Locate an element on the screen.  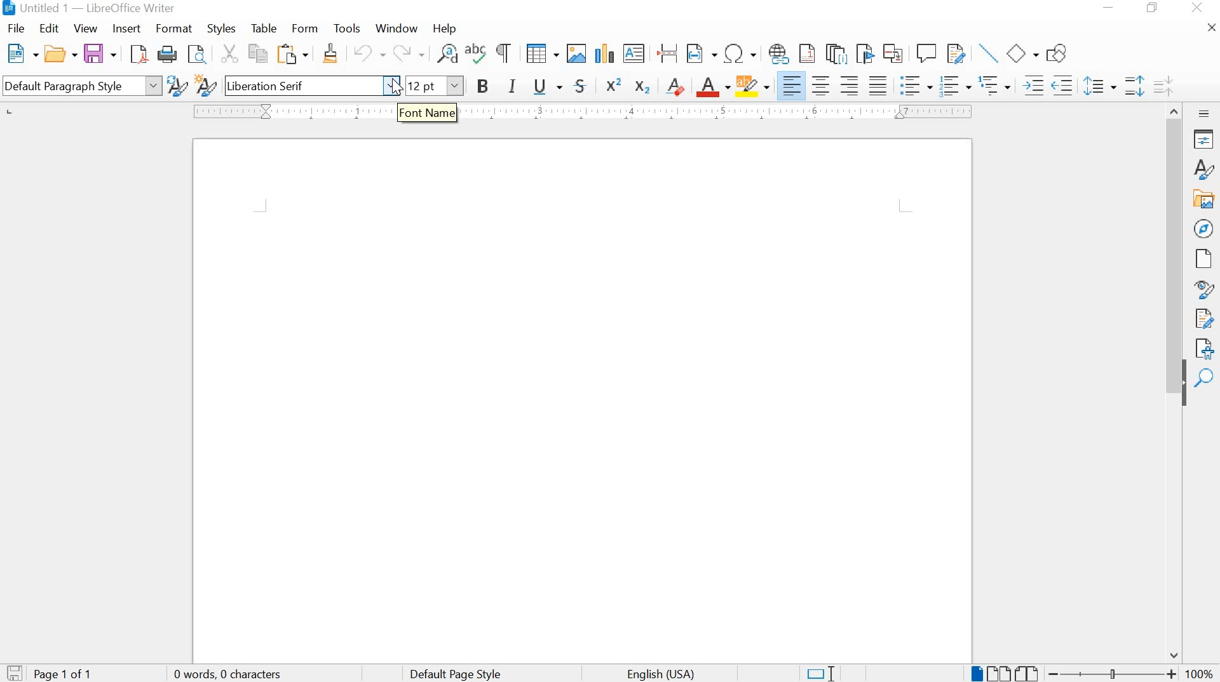
CHARACTER HIGHLIGHTING COLOR is located at coordinates (754, 86).